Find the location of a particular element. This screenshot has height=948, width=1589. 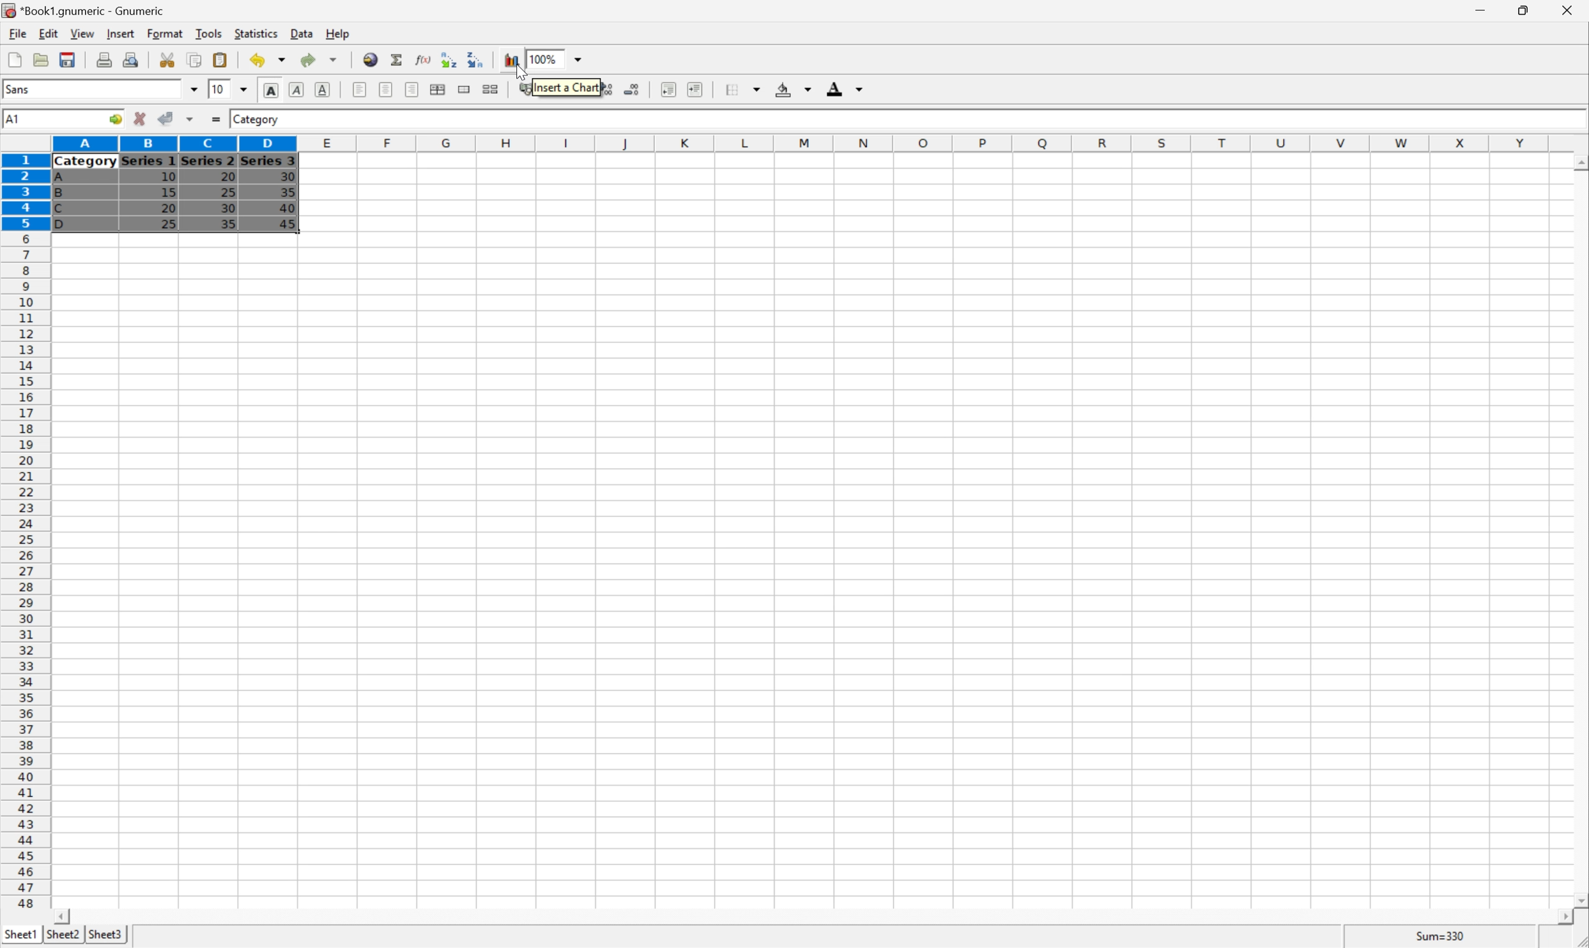

Save current workbook is located at coordinates (66, 59).